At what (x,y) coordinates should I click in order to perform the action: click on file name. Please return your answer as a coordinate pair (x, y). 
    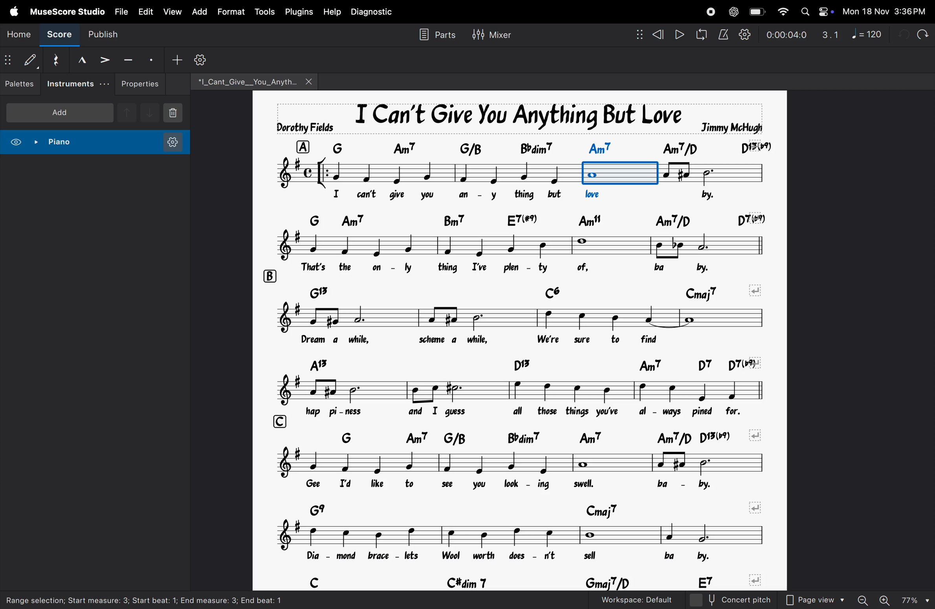
    Looking at the image, I should click on (250, 80).